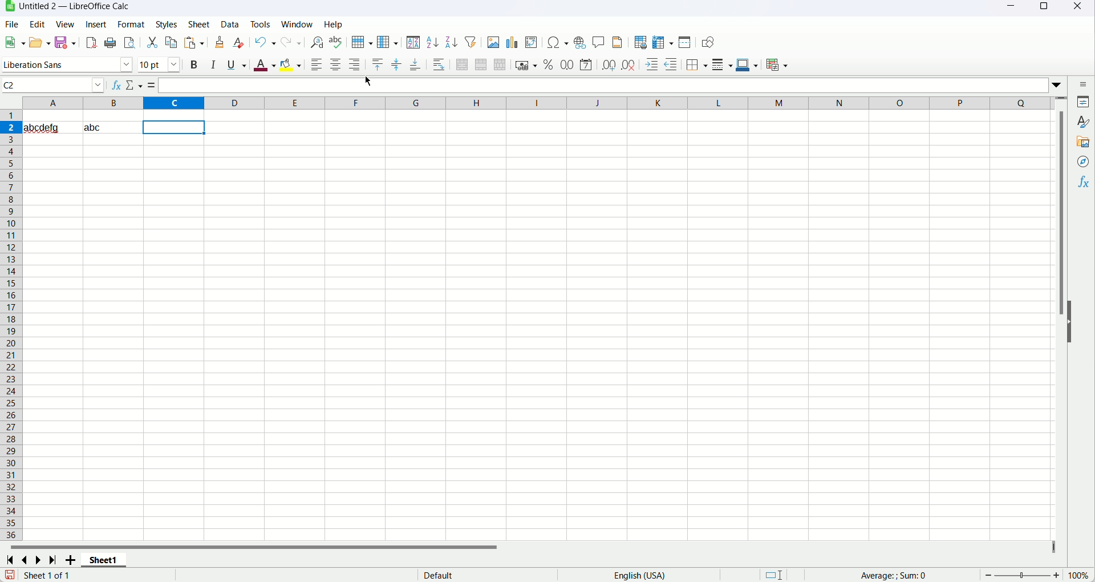 This screenshot has height=582, width=1095. I want to click on format as number, so click(567, 65).